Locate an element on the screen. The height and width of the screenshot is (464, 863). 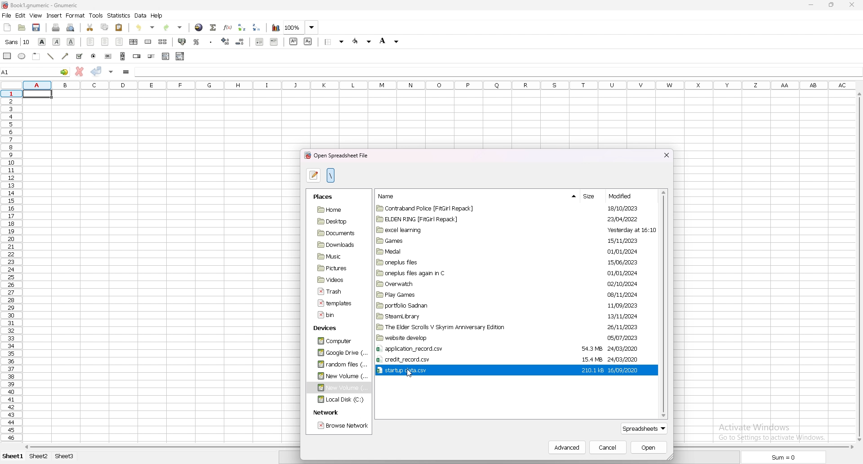
undo is located at coordinates (147, 28).